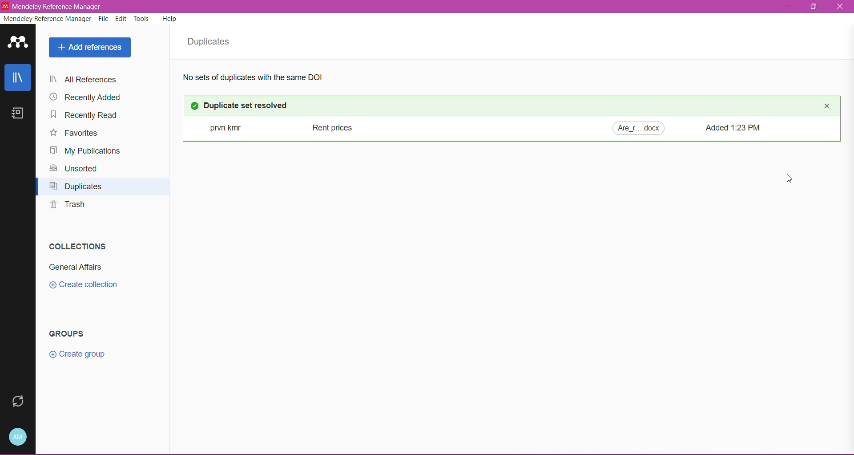 The height and width of the screenshot is (455, 854). I want to click on Collections, so click(76, 245).